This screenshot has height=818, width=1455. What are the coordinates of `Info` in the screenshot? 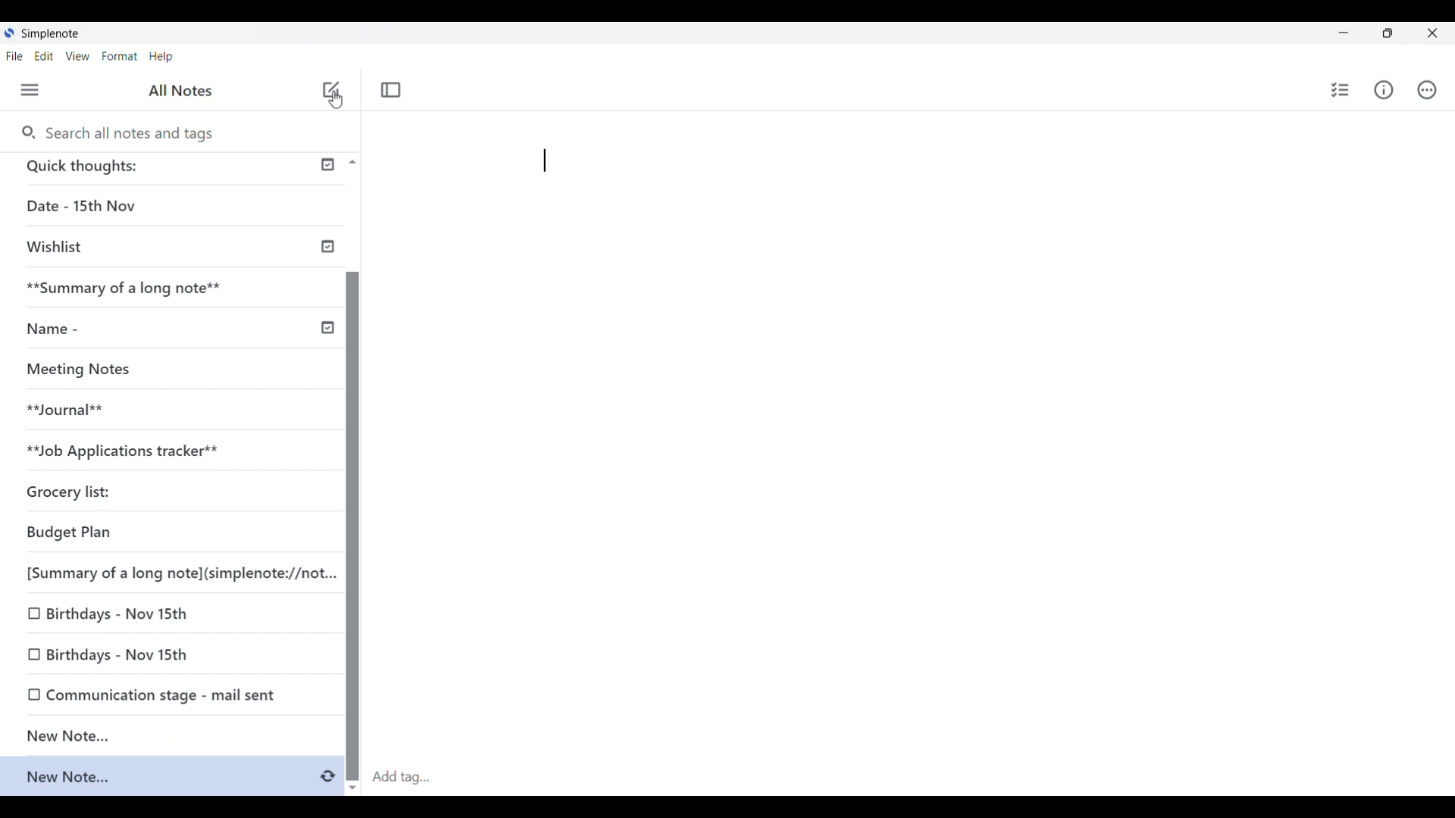 It's located at (1384, 90).